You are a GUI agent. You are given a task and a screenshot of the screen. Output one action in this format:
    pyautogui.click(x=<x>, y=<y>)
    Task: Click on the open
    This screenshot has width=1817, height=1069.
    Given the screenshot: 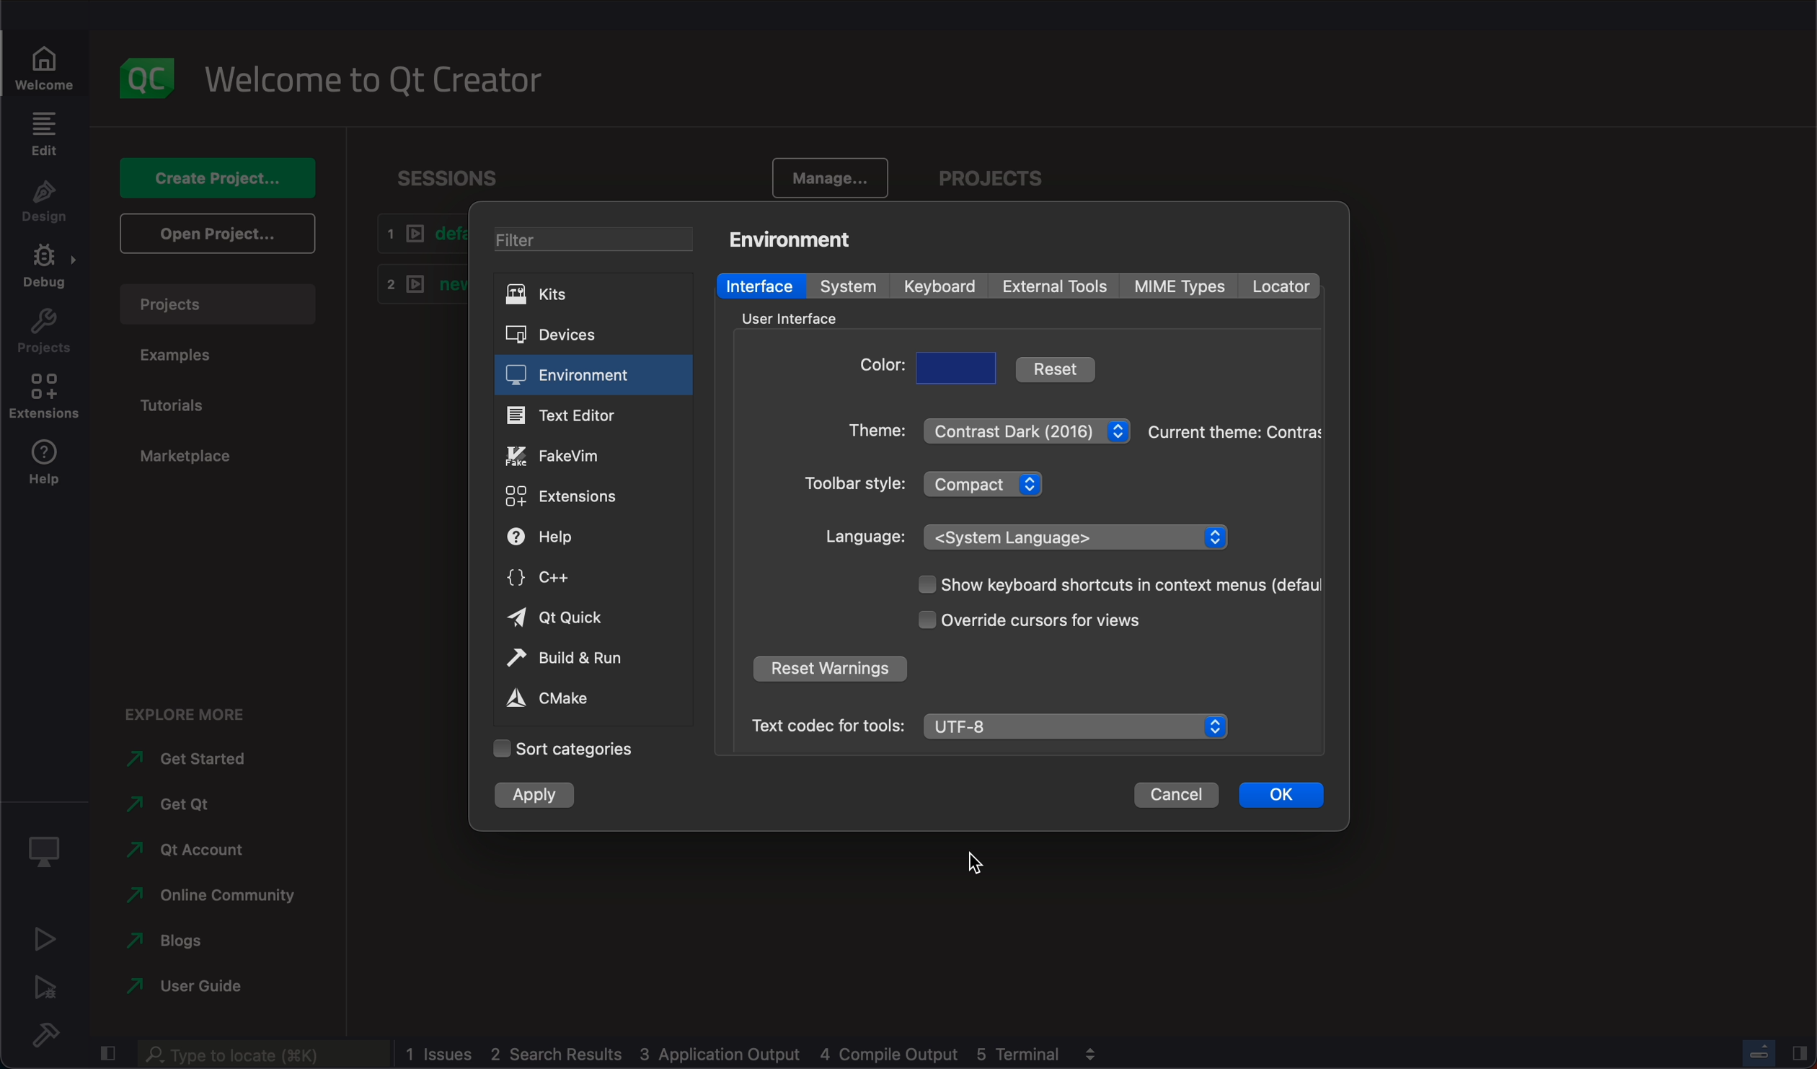 What is the action you would take?
    pyautogui.click(x=215, y=232)
    